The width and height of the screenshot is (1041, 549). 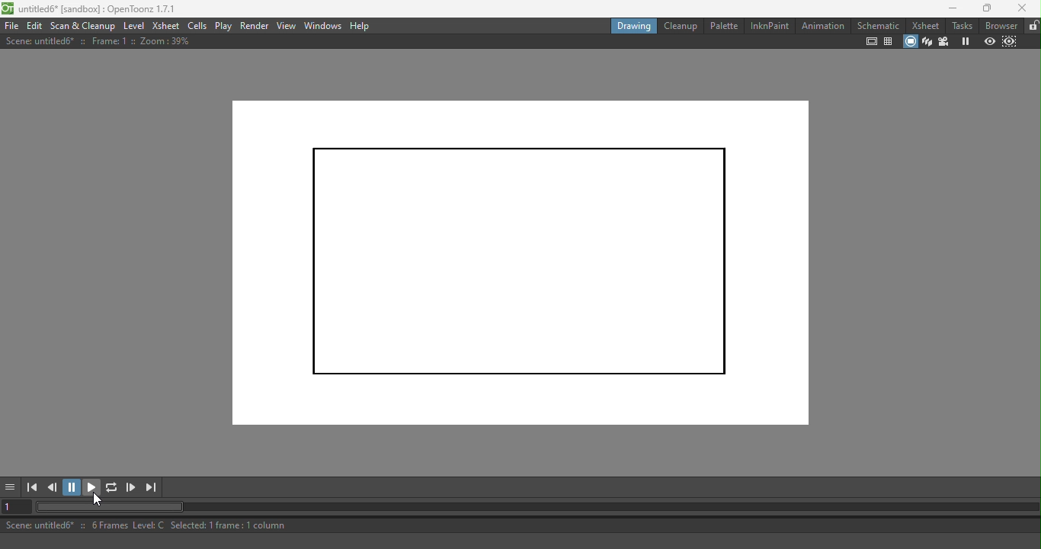 I want to click on Drawing, so click(x=633, y=26).